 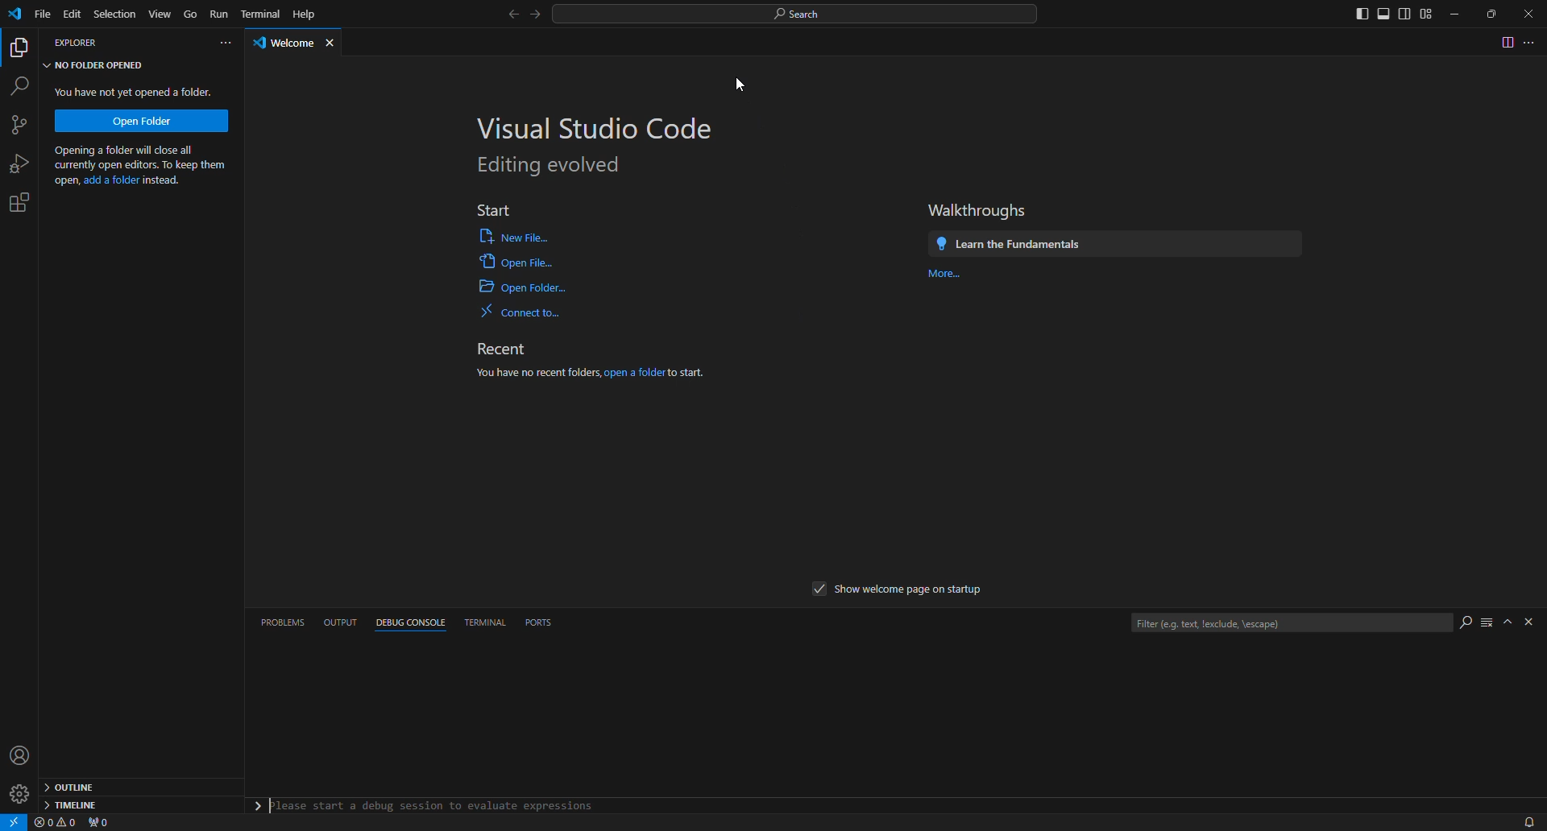 What do you see at coordinates (80, 805) in the screenshot?
I see `timeline` at bounding box center [80, 805].